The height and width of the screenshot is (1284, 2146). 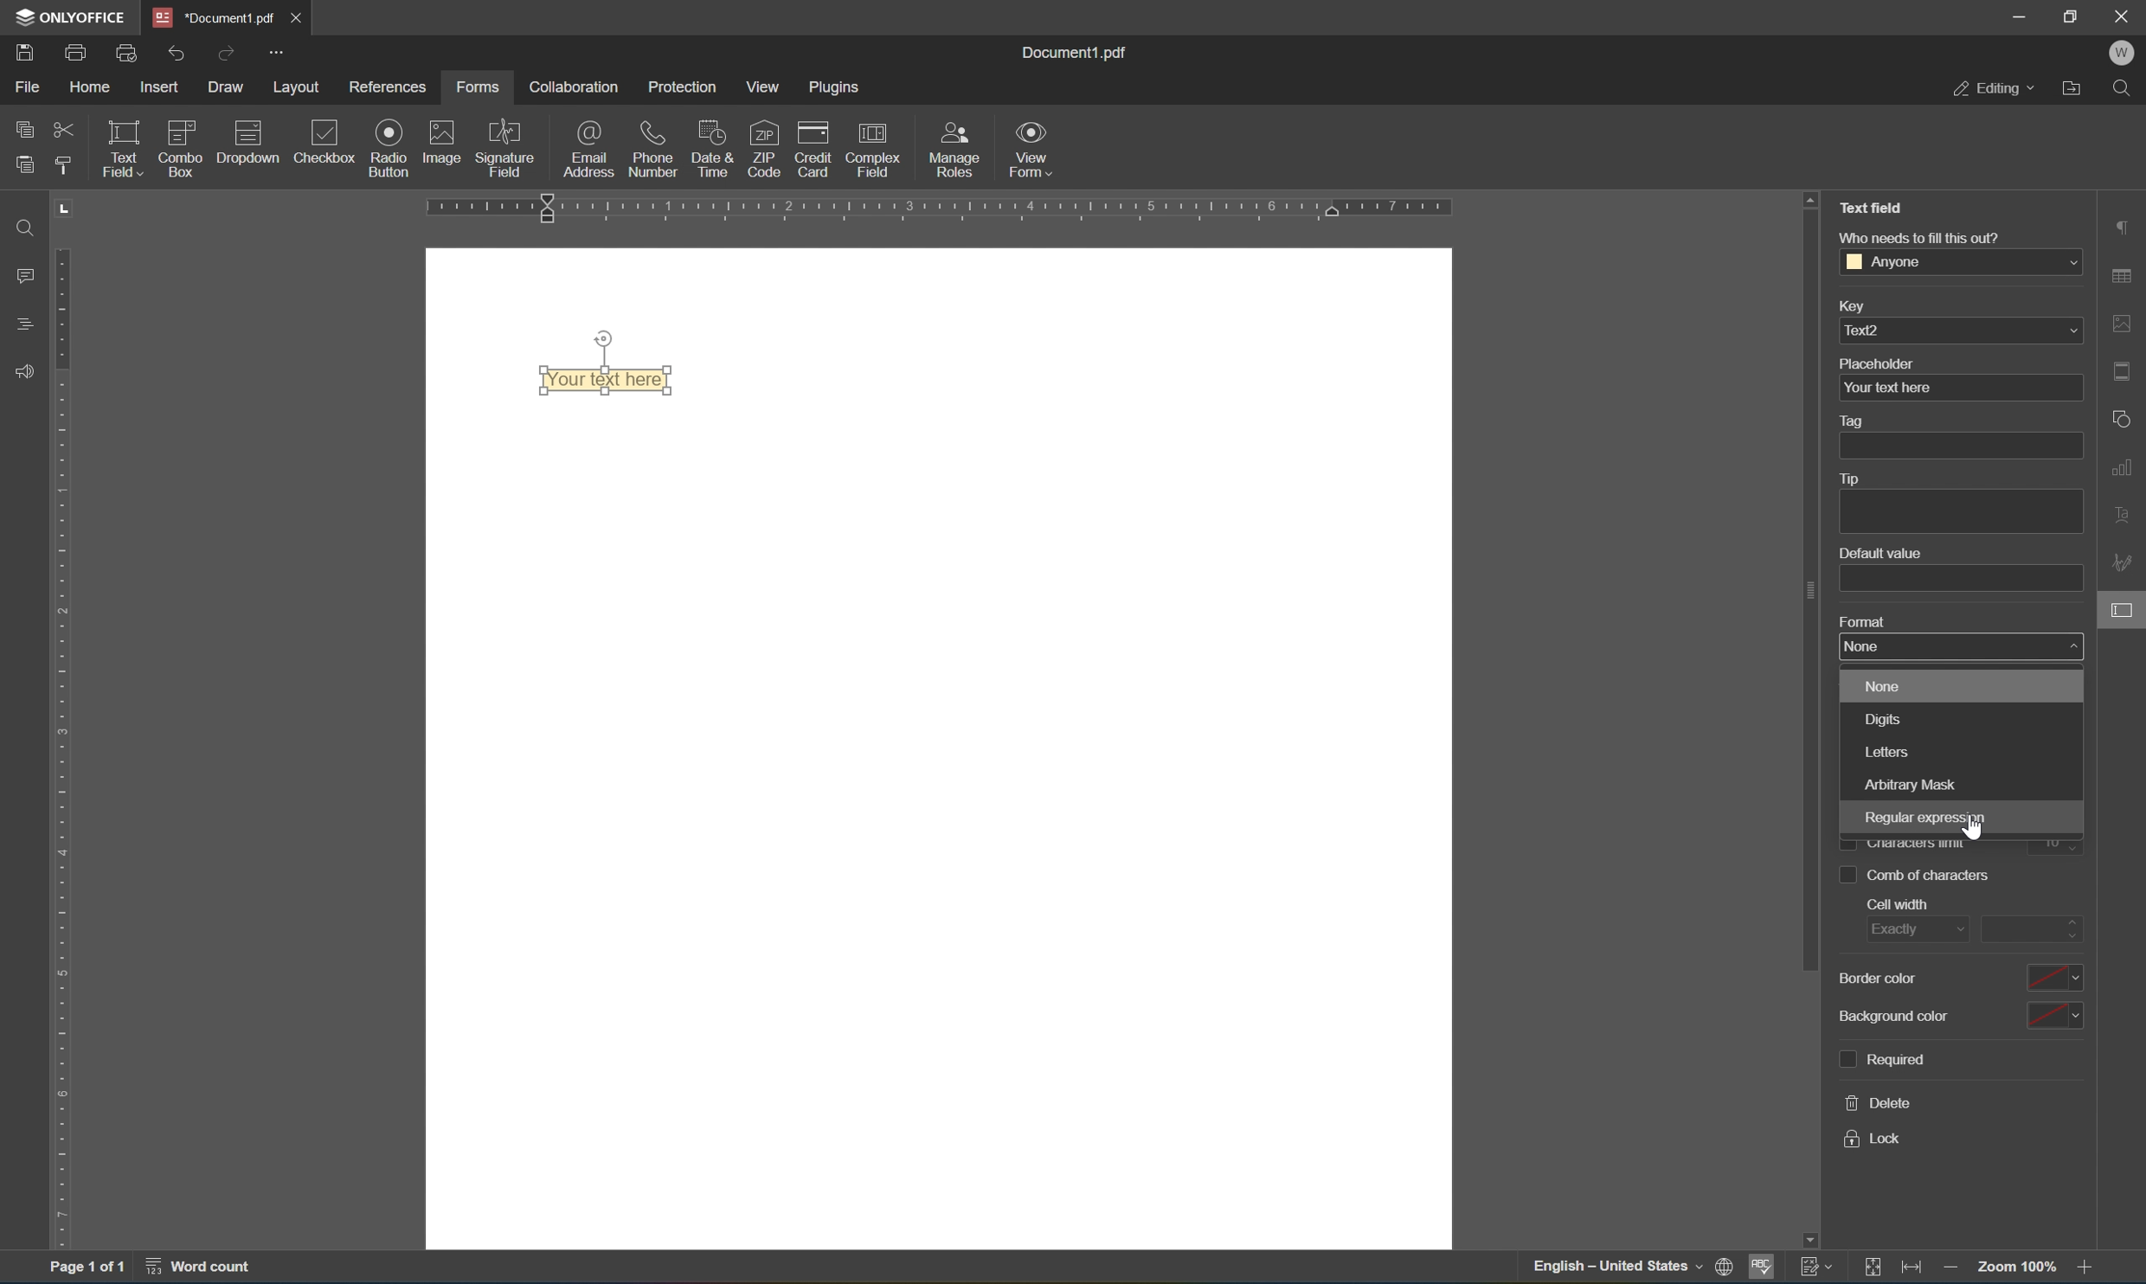 What do you see at coordinates (1034, 149) in the screenshot?
I see `view form` at bounding box center [1034, 149].